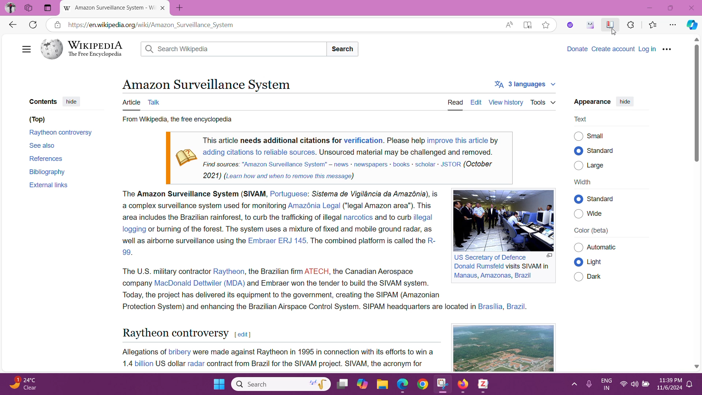 The width and height of the screenshot is (702, 395). I want to click on Edge Browser Tab, so click(110, 8).